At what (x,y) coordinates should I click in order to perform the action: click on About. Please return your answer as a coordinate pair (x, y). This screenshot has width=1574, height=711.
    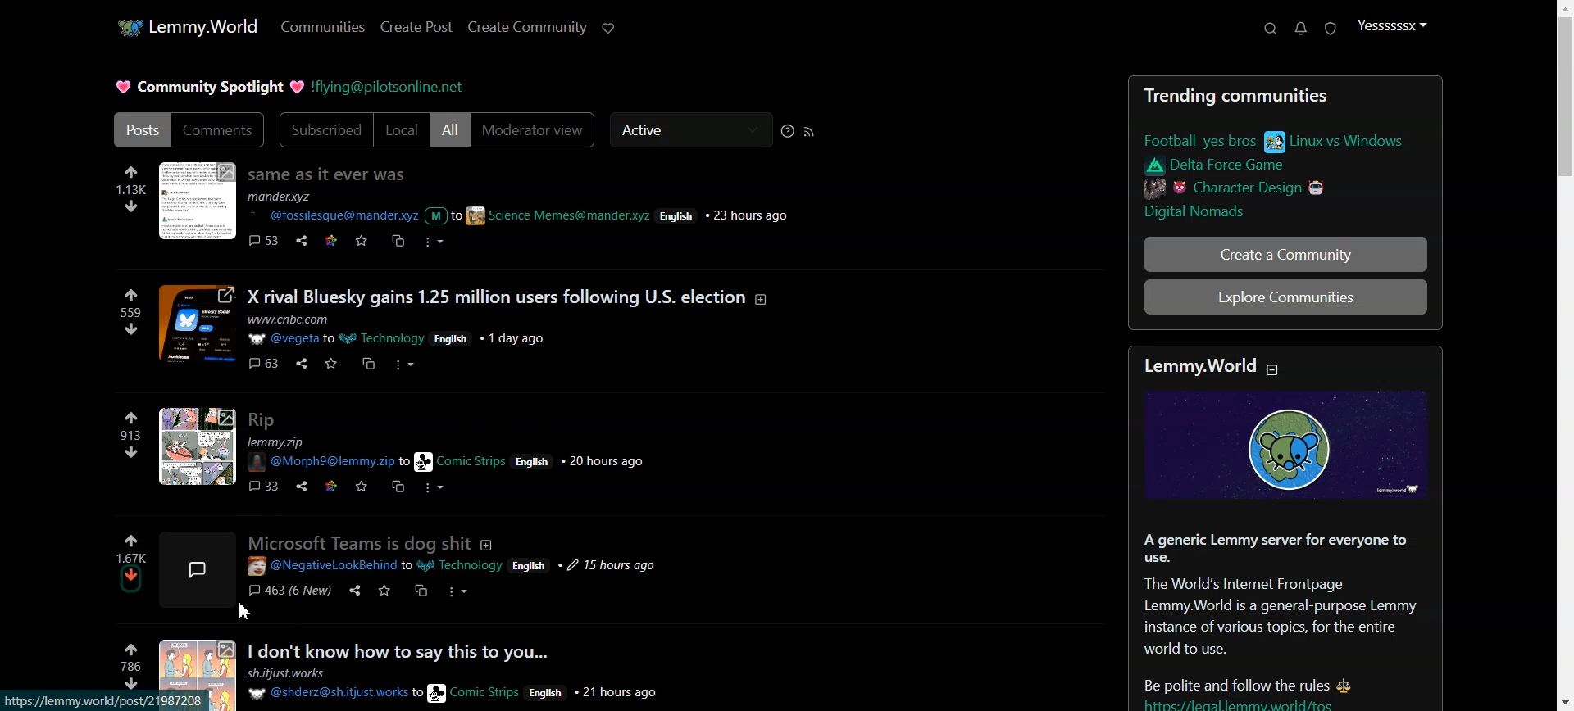
    Looking at the image, I should click on (487, 546).